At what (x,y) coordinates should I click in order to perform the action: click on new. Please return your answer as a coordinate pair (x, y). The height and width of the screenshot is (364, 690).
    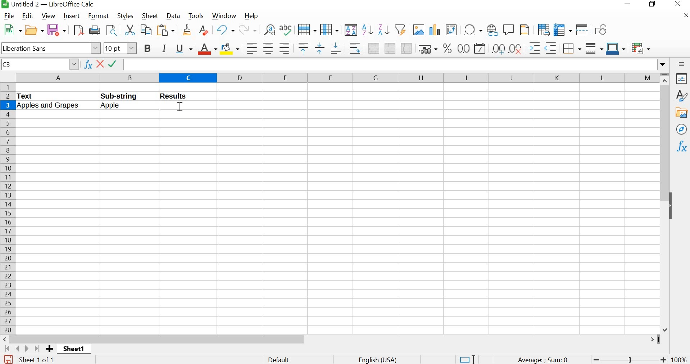
    Looking at the image, I should click on (11, 29).